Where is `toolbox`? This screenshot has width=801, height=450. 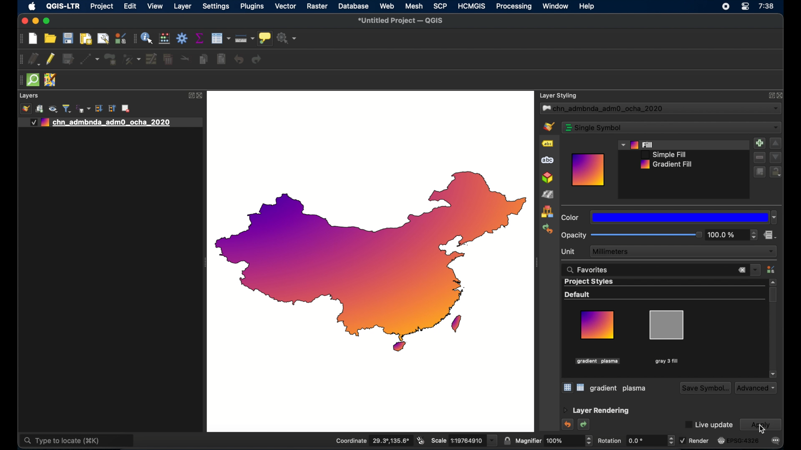
toolbox is located at coordinates (182, 38).